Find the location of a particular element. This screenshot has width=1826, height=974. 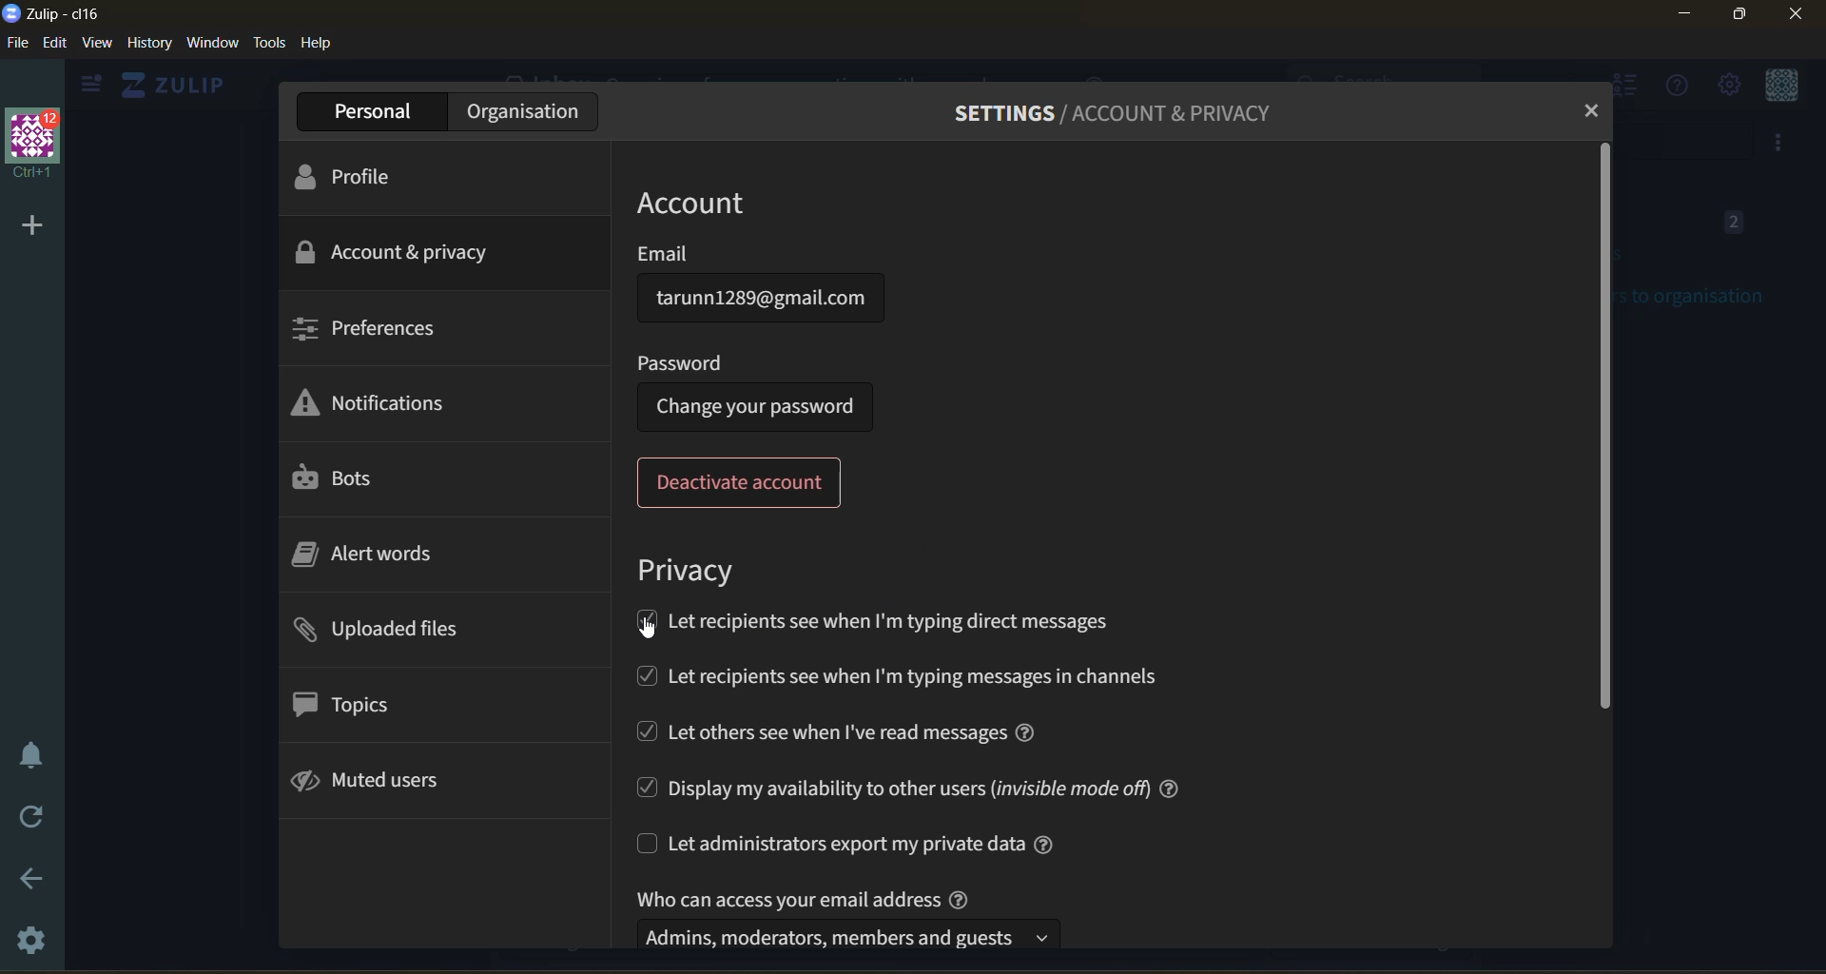

add organisation is located at coordinates (25, 222).